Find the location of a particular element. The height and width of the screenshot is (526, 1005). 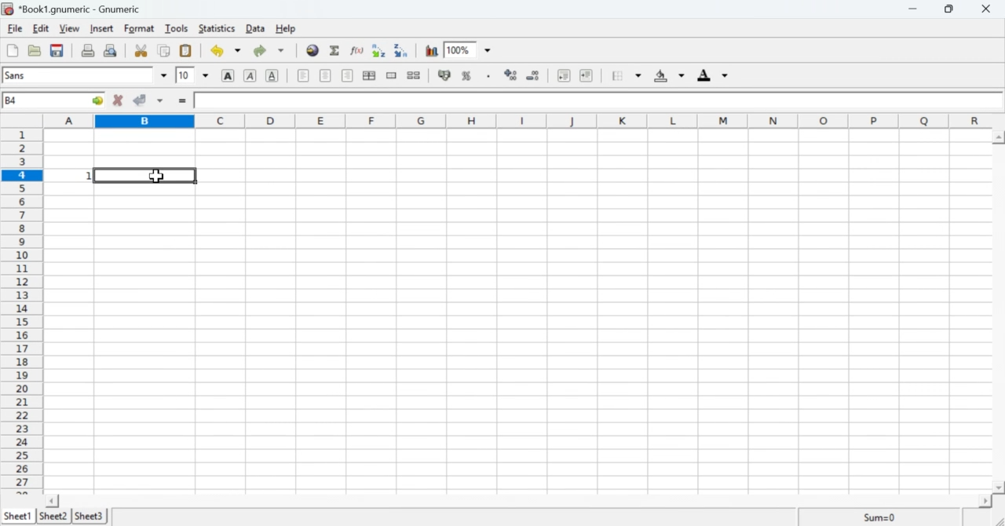

Data is located at coordinates (257, 29).